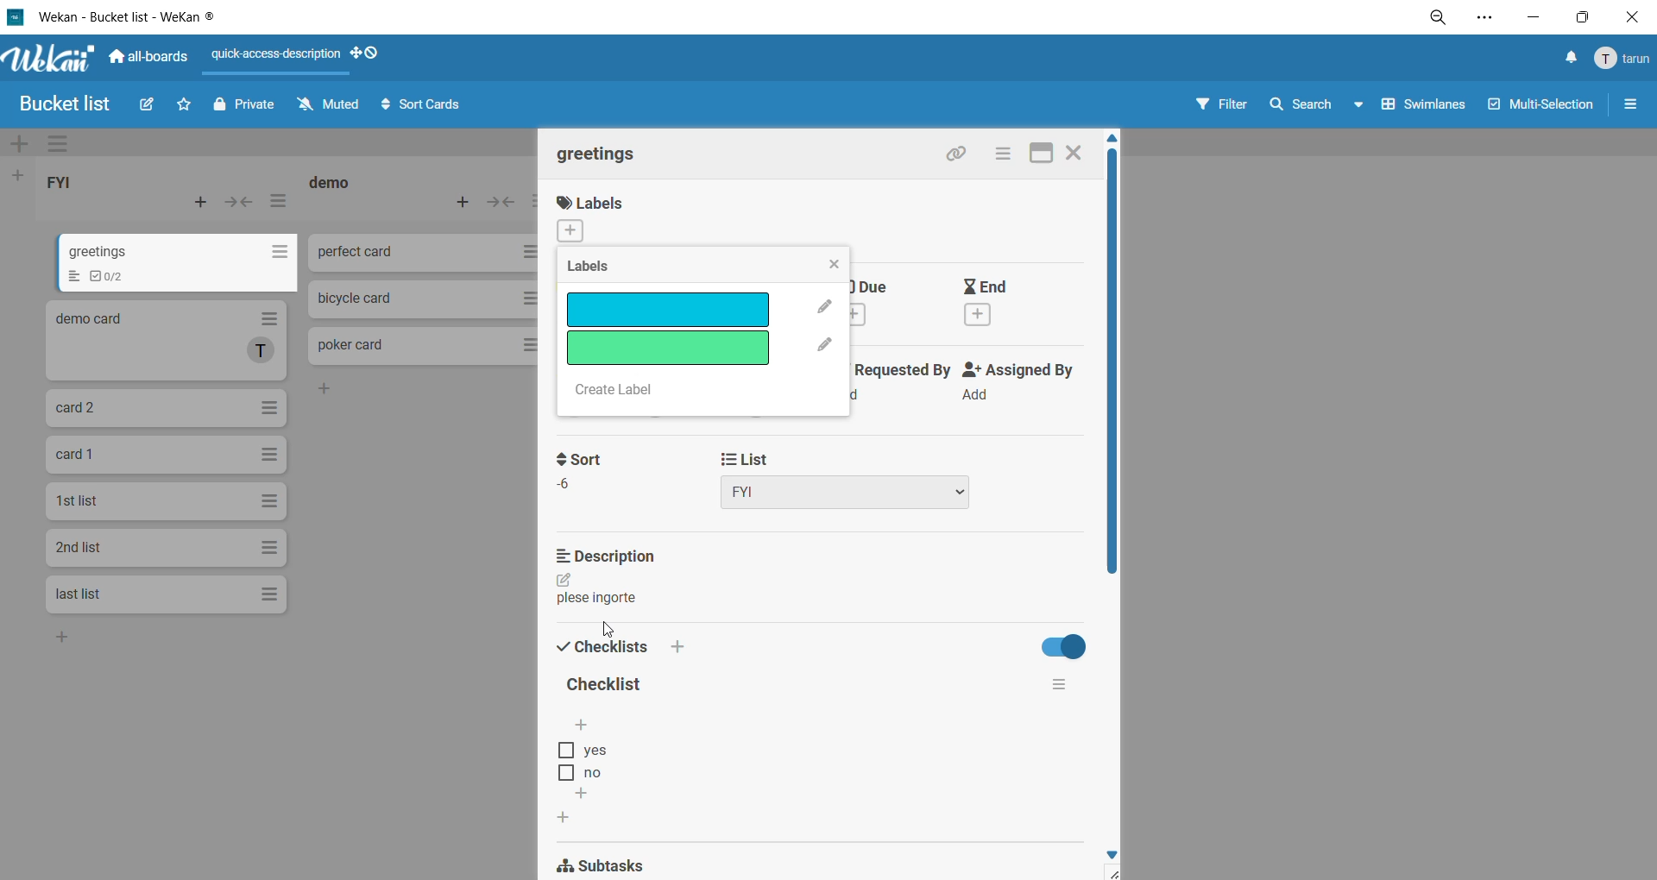 The image size is (1657, 880). What do you see at coordinates (501, 204) in the screenshot?
I see `collapse` at bounding box center [501, 204].